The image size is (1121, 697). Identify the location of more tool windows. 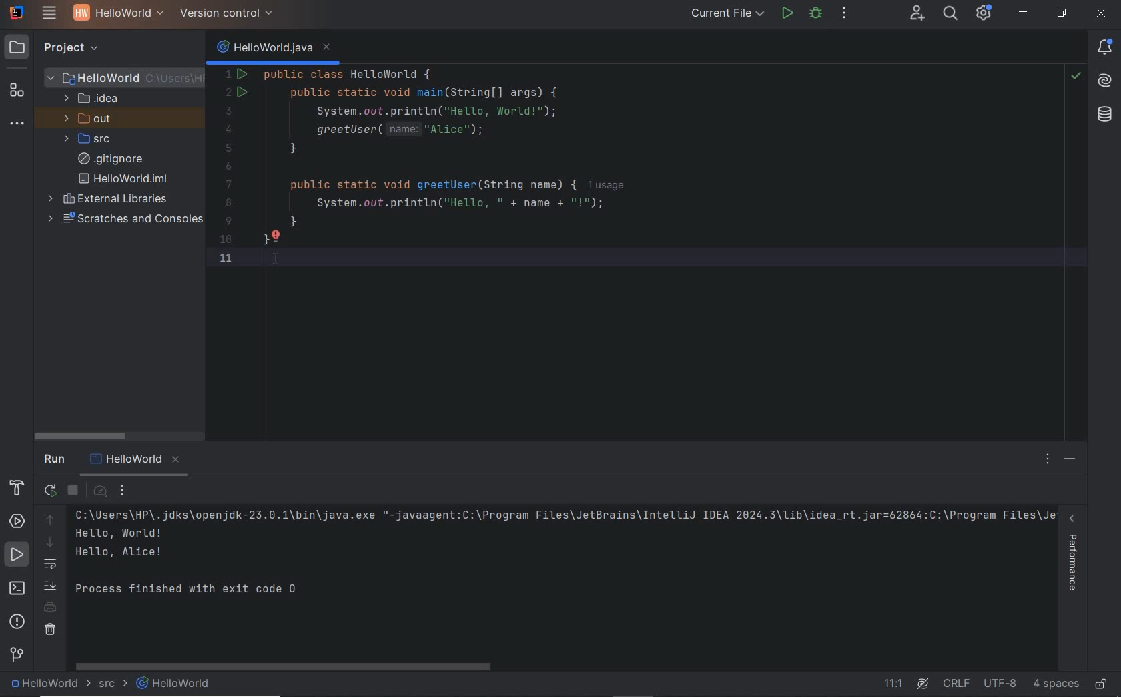
(19, 124).